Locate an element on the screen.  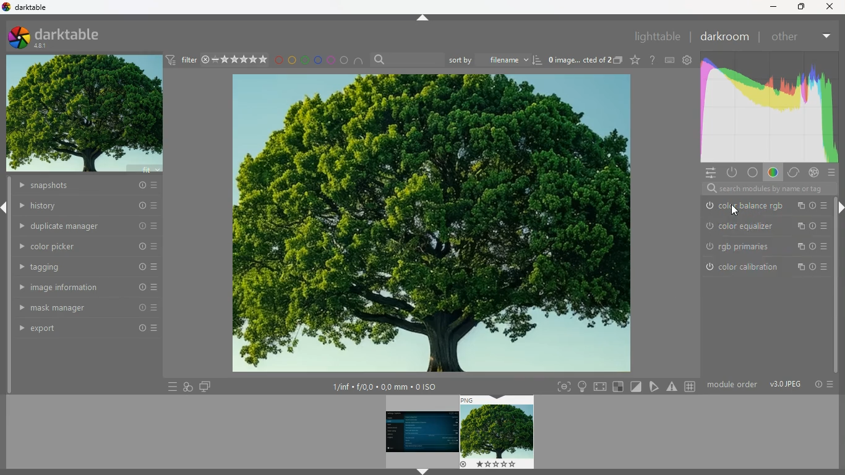
image description is located at coordinates (584, 61).